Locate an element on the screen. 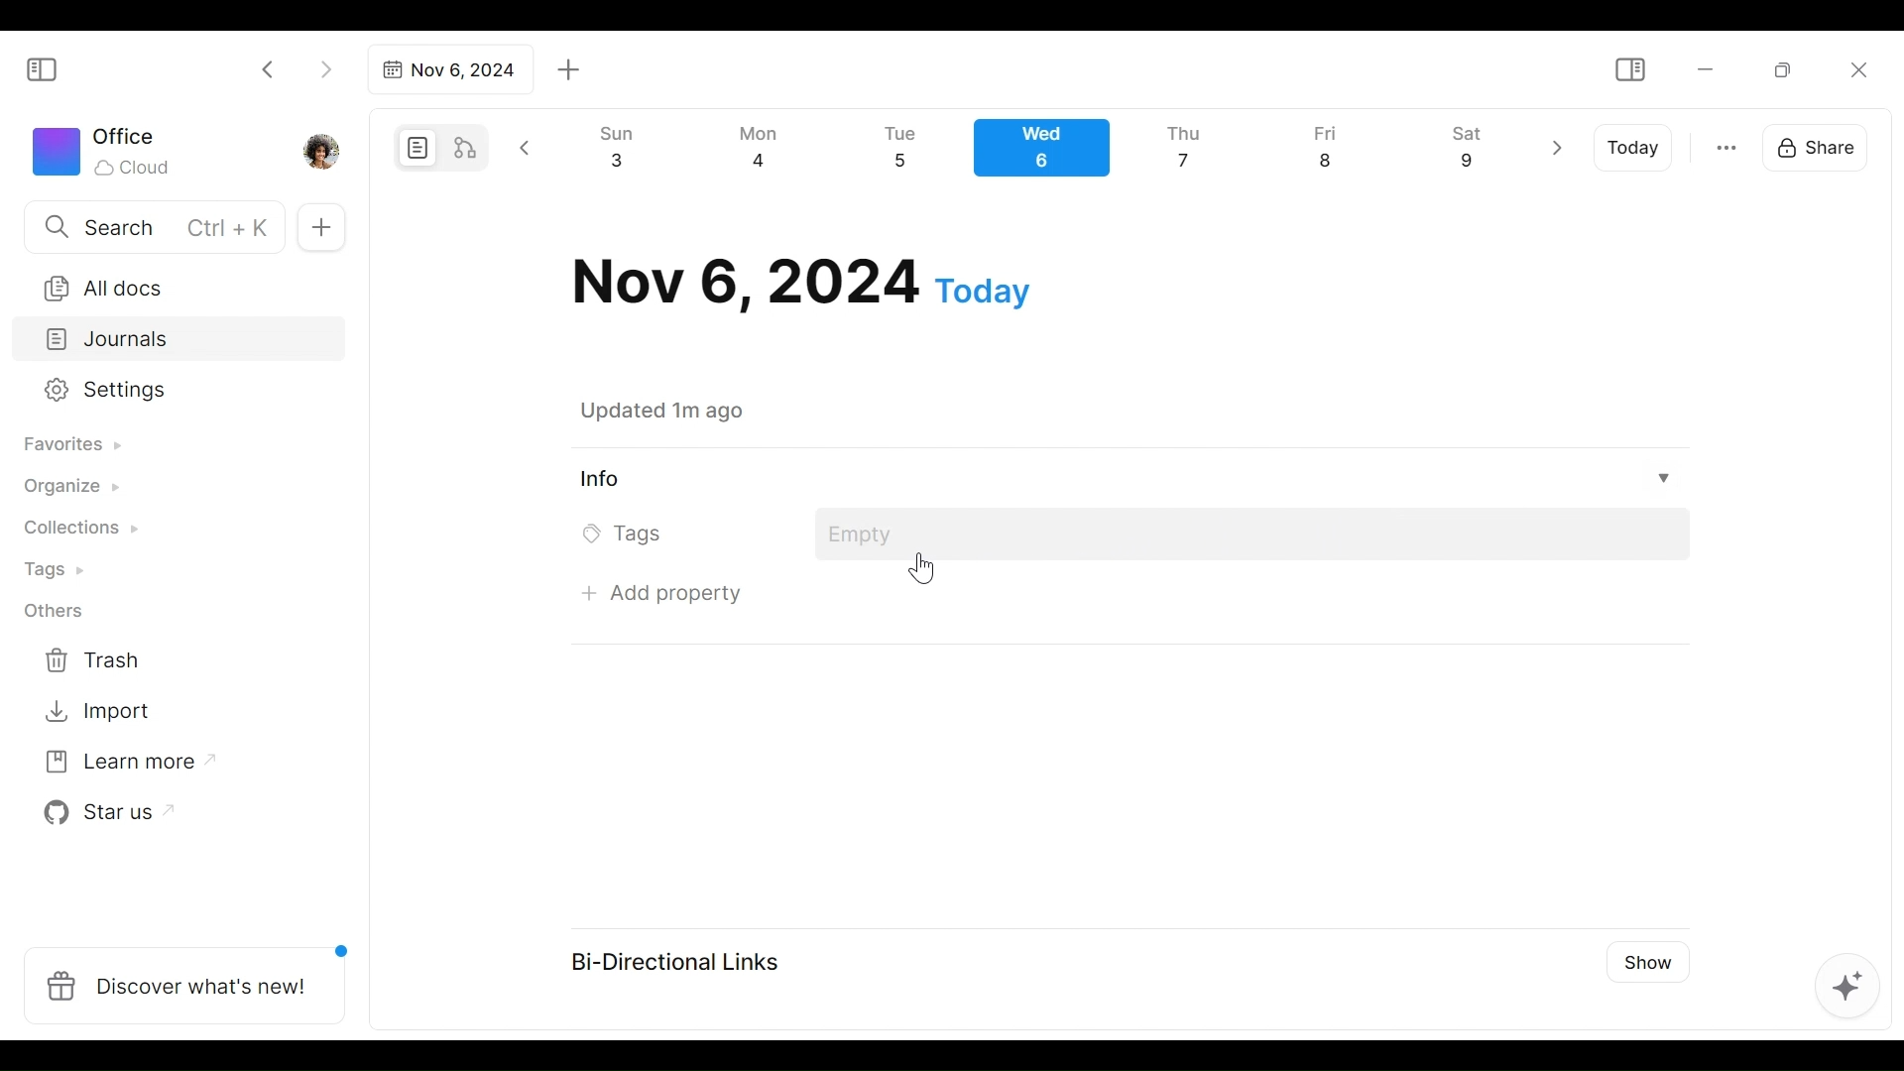  AFFiNE AI is located at coordinates (1847, 989).